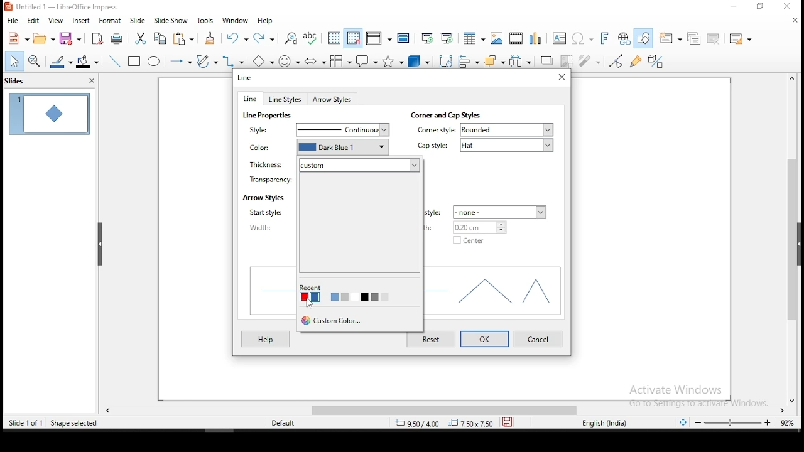 The height and width of the screenshot is (452, 804). I want to click on flowchart, so click(341, 61).